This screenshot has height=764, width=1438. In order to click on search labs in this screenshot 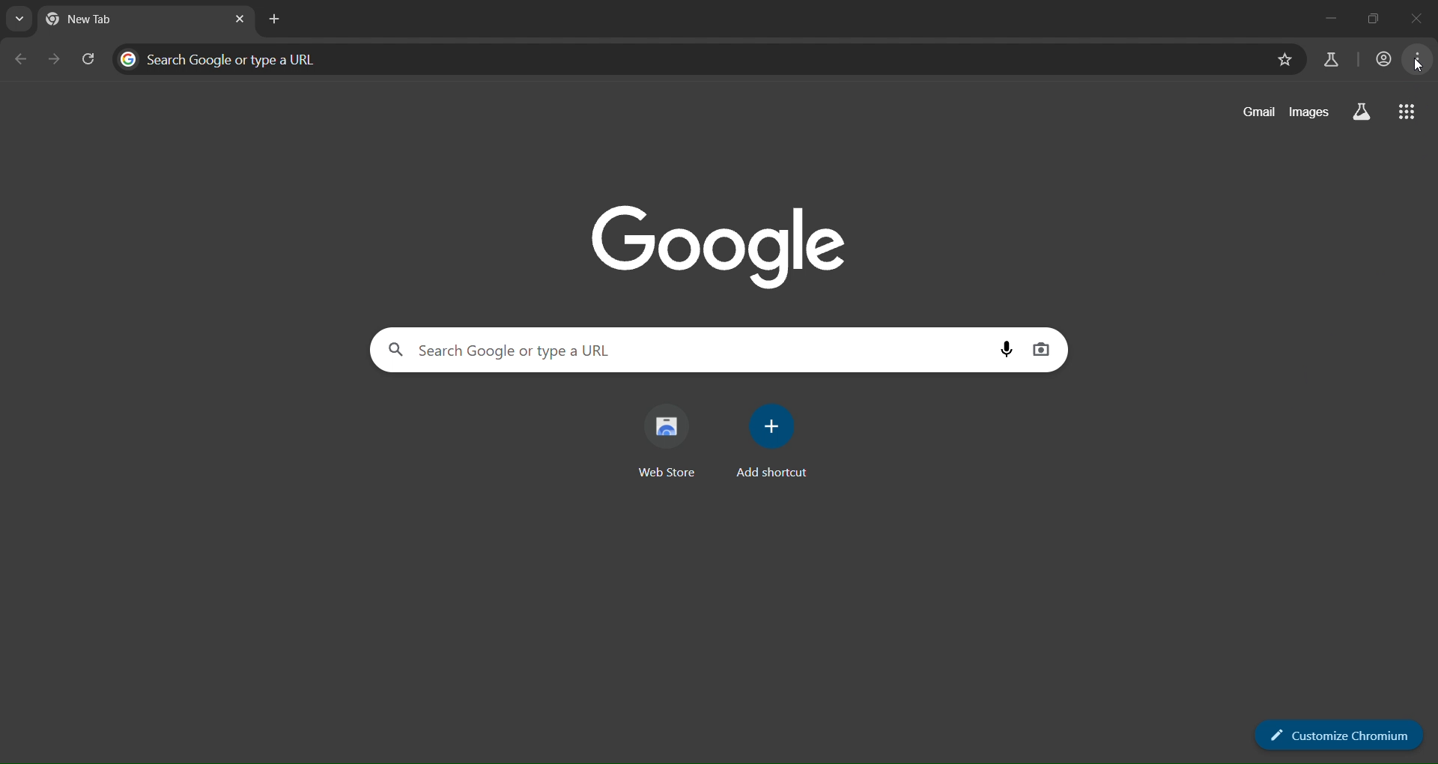, I will do `click(1359, 112)`.